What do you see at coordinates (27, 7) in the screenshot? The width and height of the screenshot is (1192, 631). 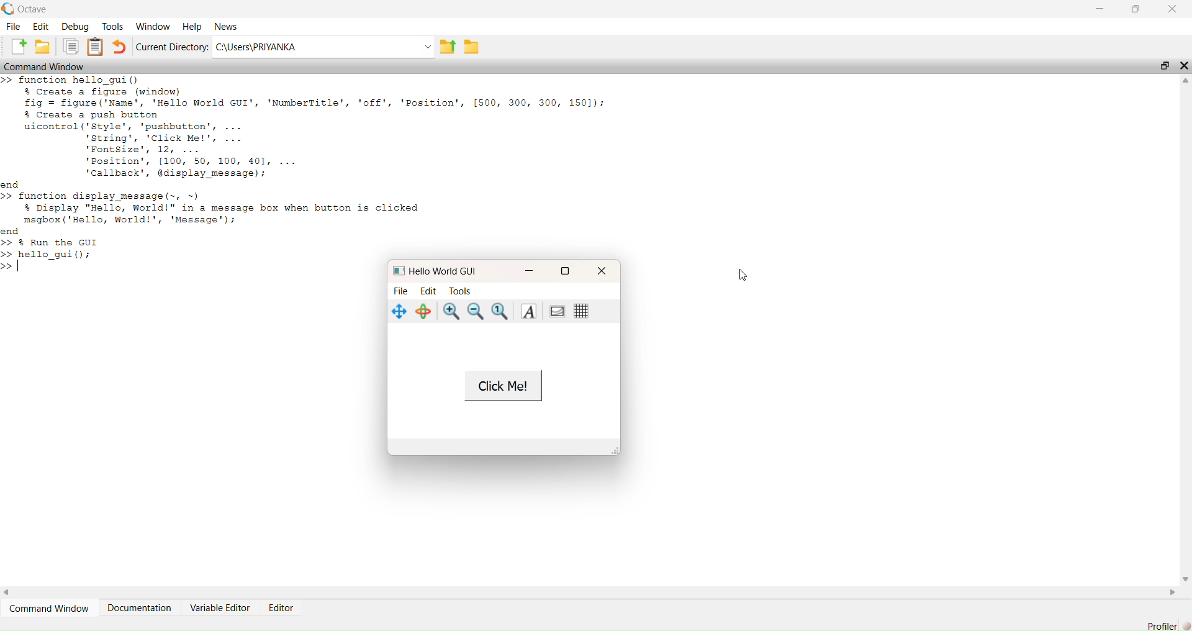 I see `Octave` at bounding box center [27, 7].